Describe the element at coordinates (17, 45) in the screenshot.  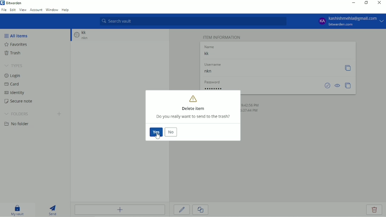
I see `Favorites` at that location.